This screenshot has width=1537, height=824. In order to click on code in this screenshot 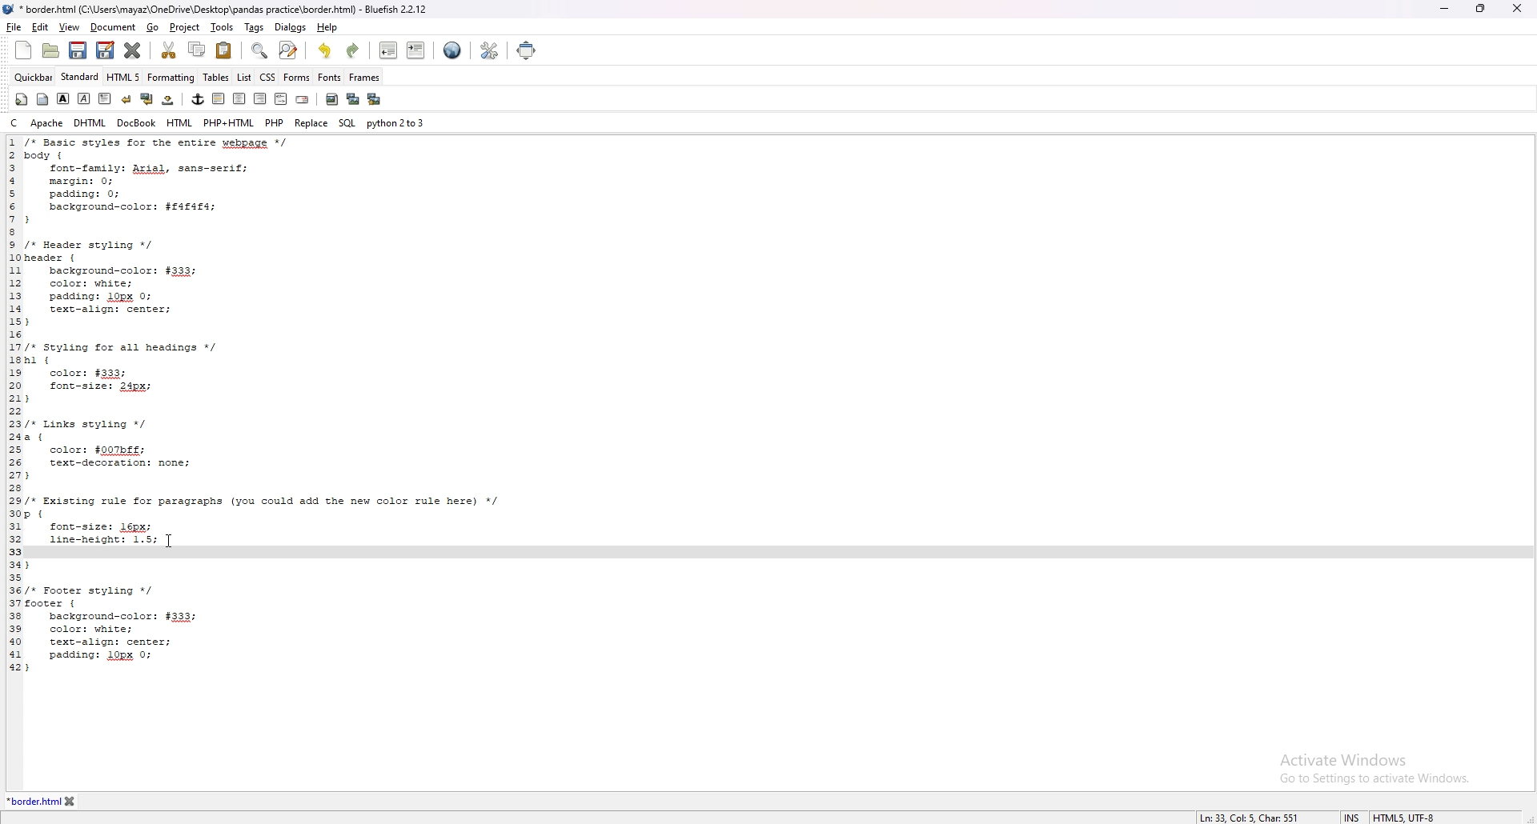, I will do `click(284, 614)`.